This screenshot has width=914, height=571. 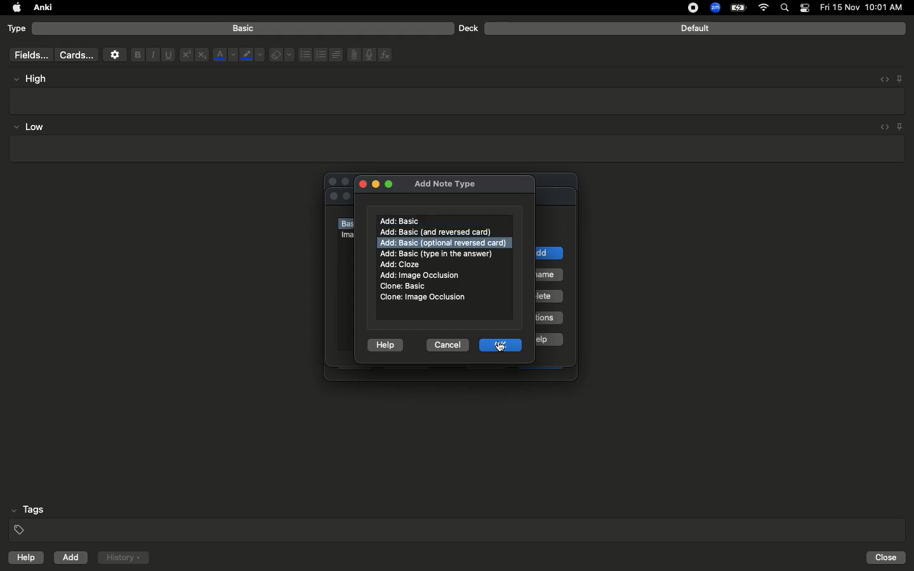 What do you see at coordinates (865, 7) in the screenshot?
I see `date and time` at bounding box center [865, 7].